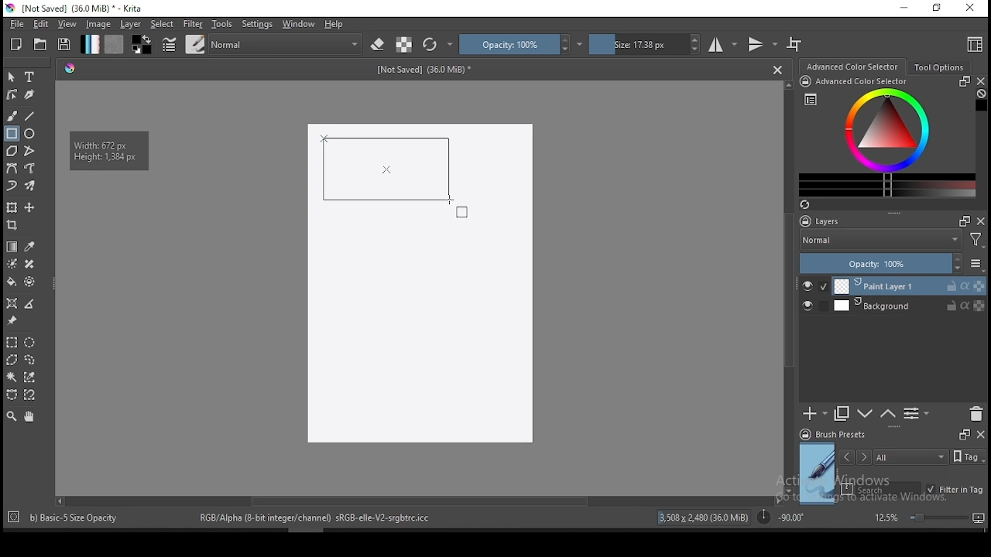  Describe the element at coordinates (30, 305) in the screenshot. I see `measure distance between two points` at that location.